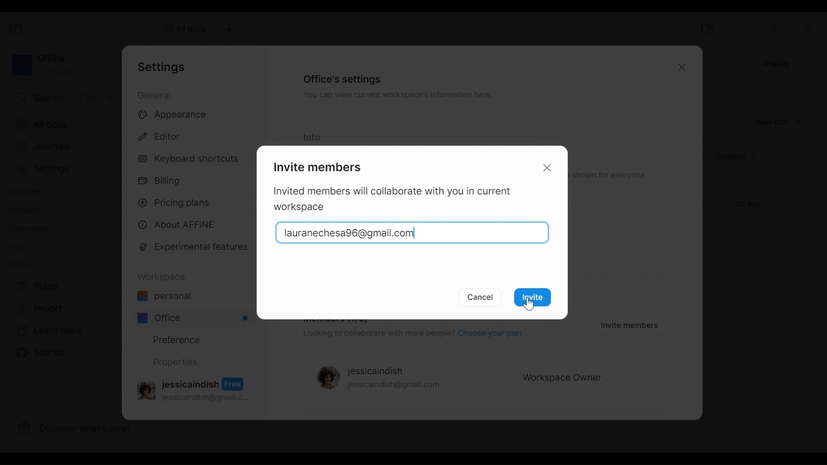 This screenshot has height=465, width=827. I want to click on Invite members, so click(316, 166).